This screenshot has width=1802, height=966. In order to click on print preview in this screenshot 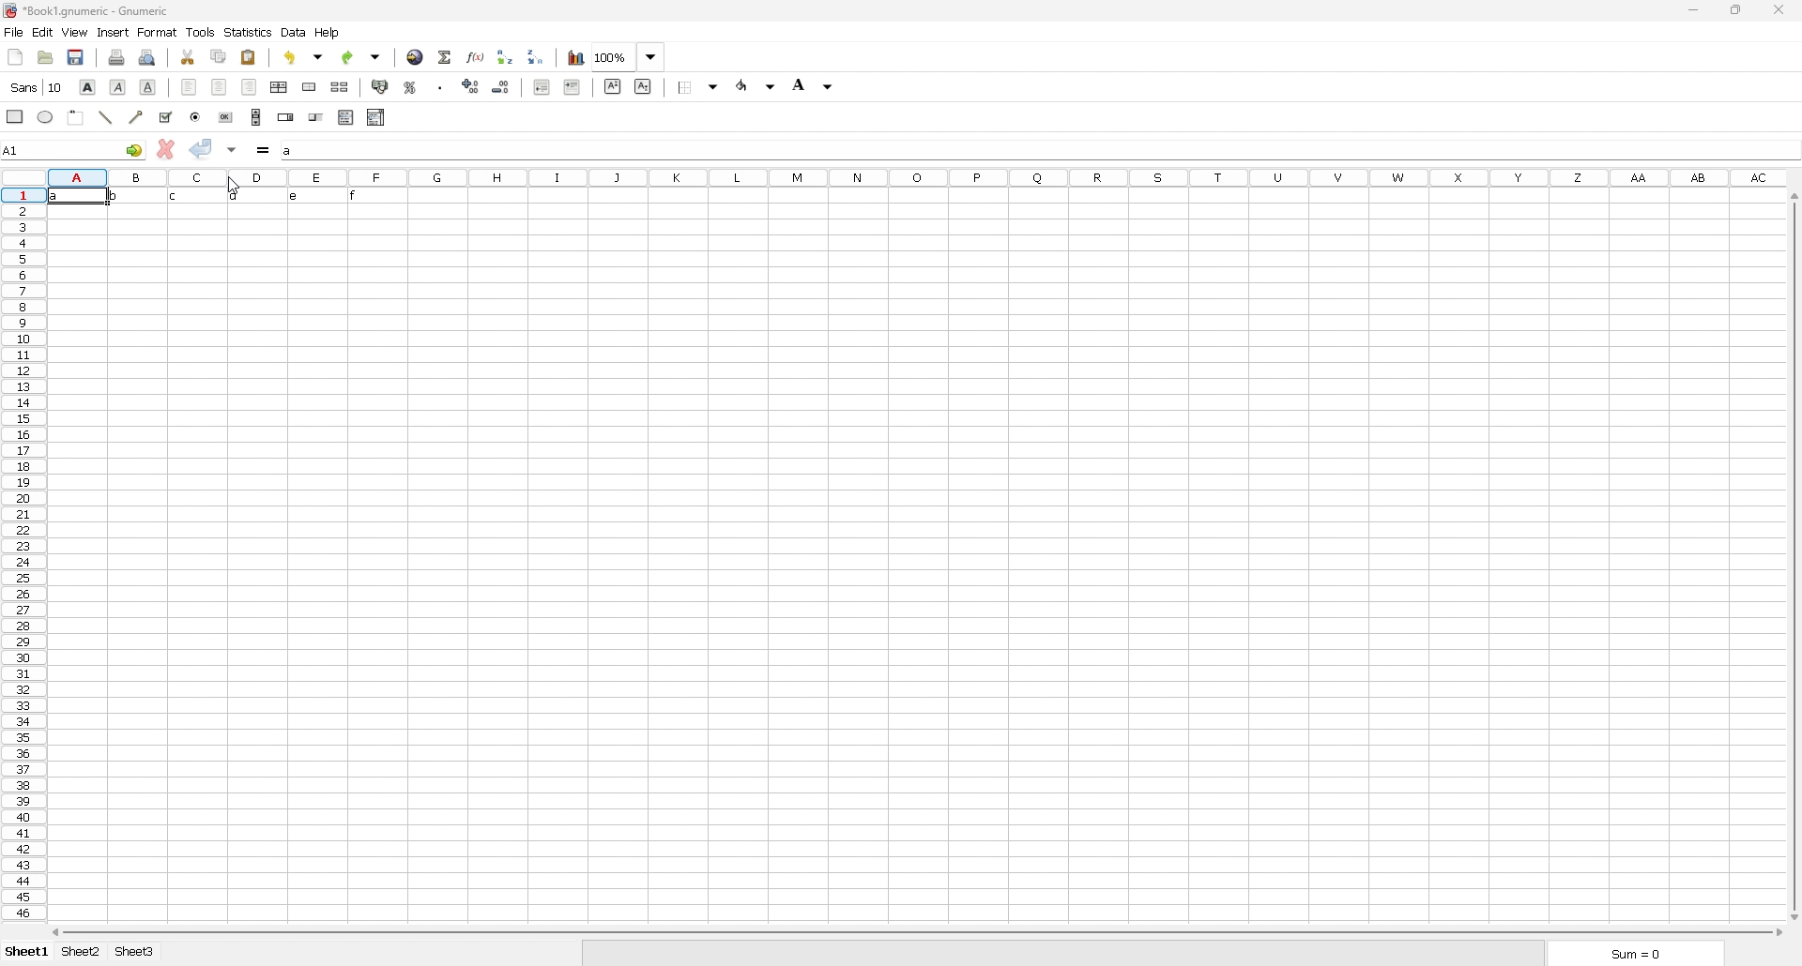, I will do `click(146, 57)`.